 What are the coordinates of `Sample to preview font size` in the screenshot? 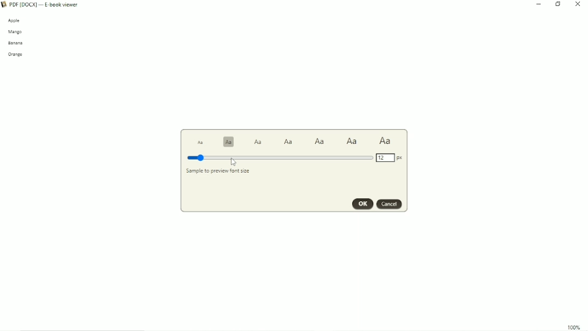 It's located at (218, 171).